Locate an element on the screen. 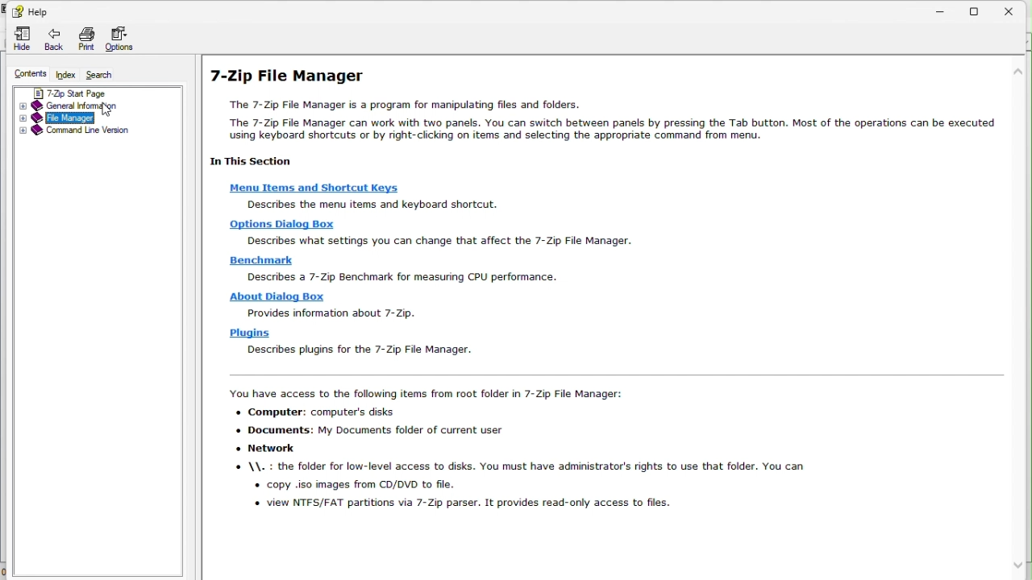 The width and height of the screenshot is (1032, 580). benchmark is located at coordinates (264, 260).